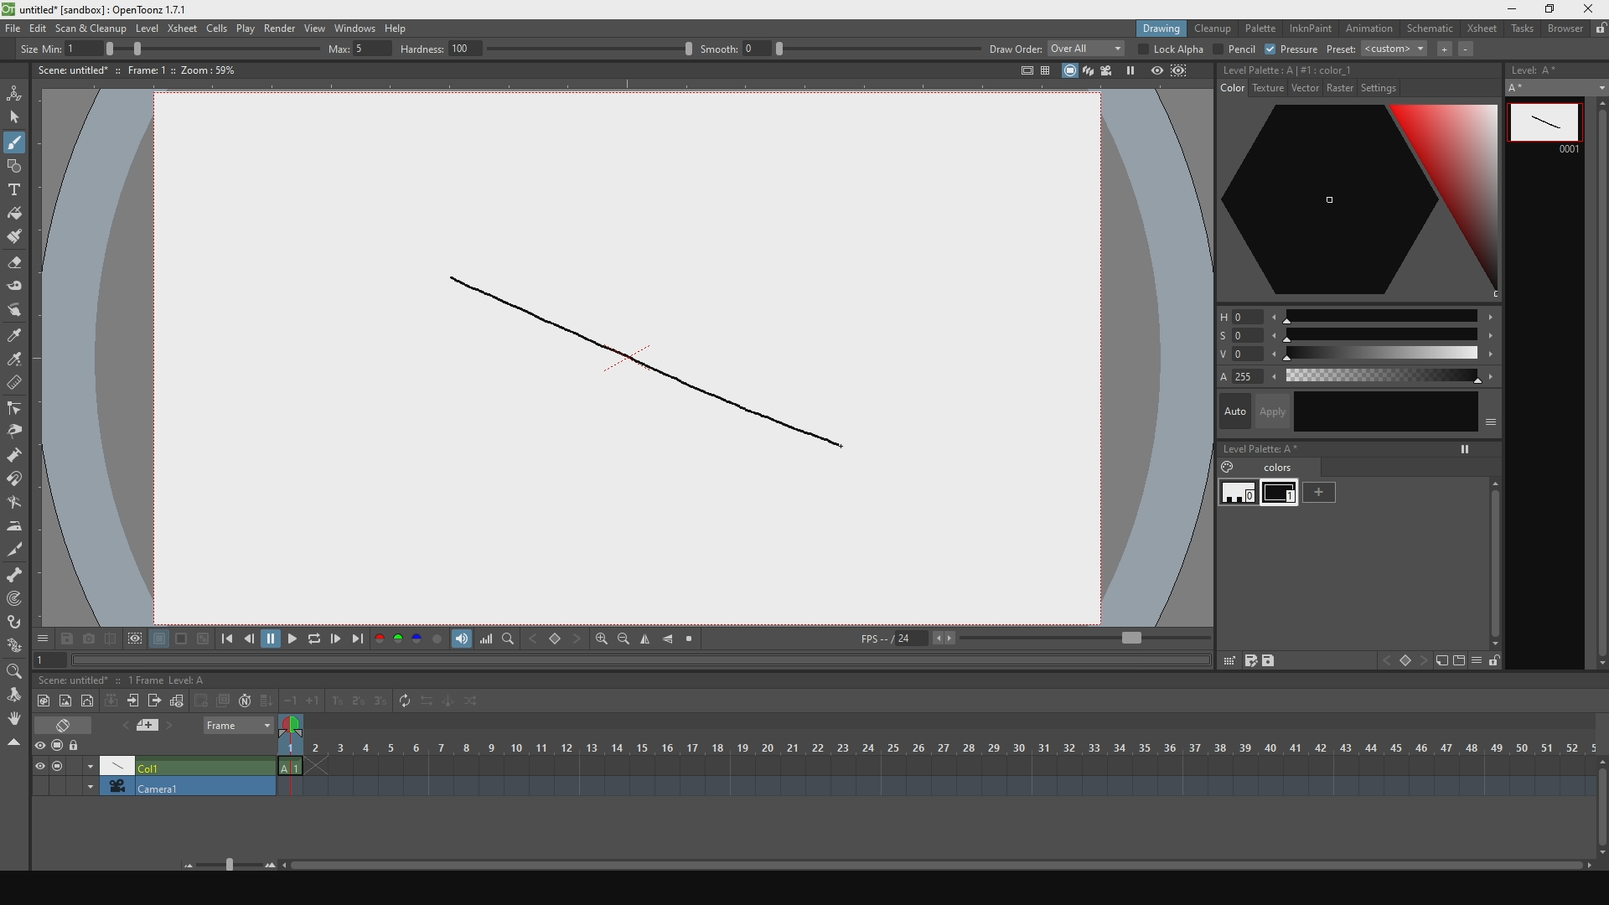 This screenshot has height=905, width=1609. What do you see at coordinates (62, 764) in the screenshot?
I see `stop` at bounding box center [62, 764].